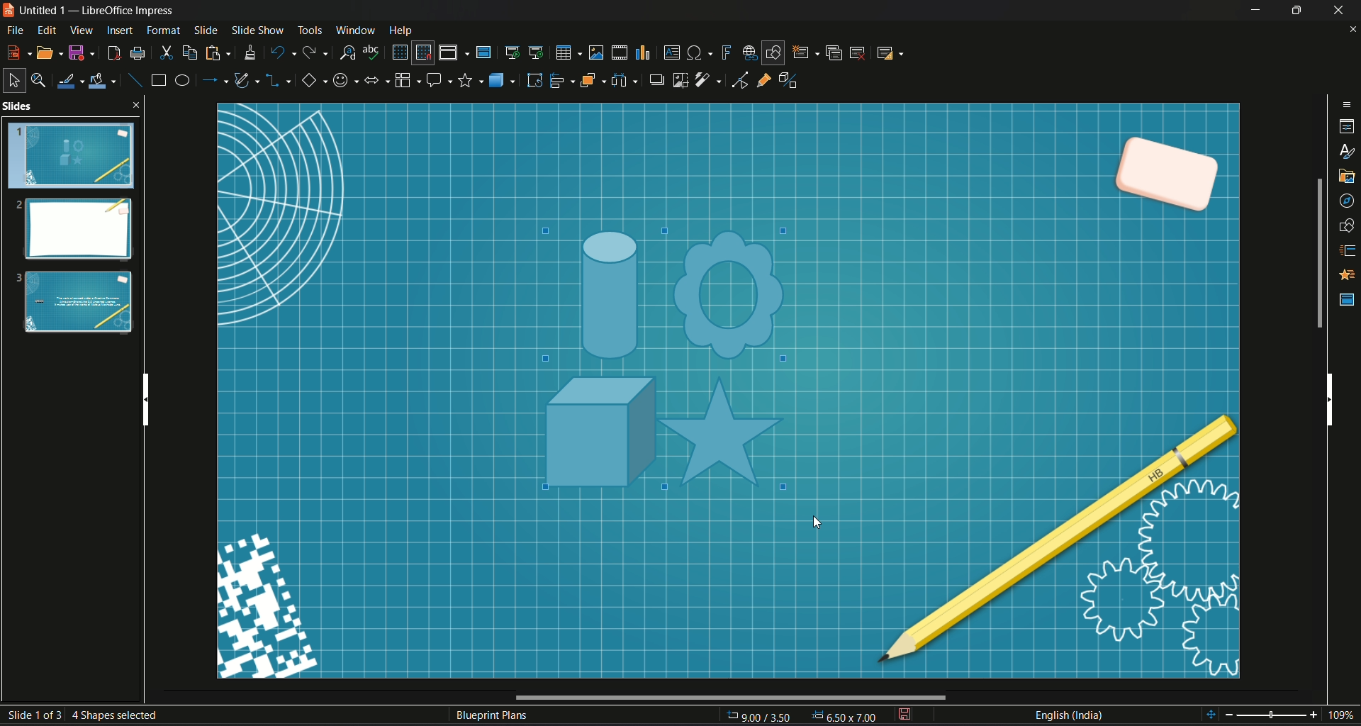 The width and height of the screenshot is (1361, 726). What do you see at coordinates (190, 53) in the screenshot?
I see `copy ` at bounding box center [190, 53].